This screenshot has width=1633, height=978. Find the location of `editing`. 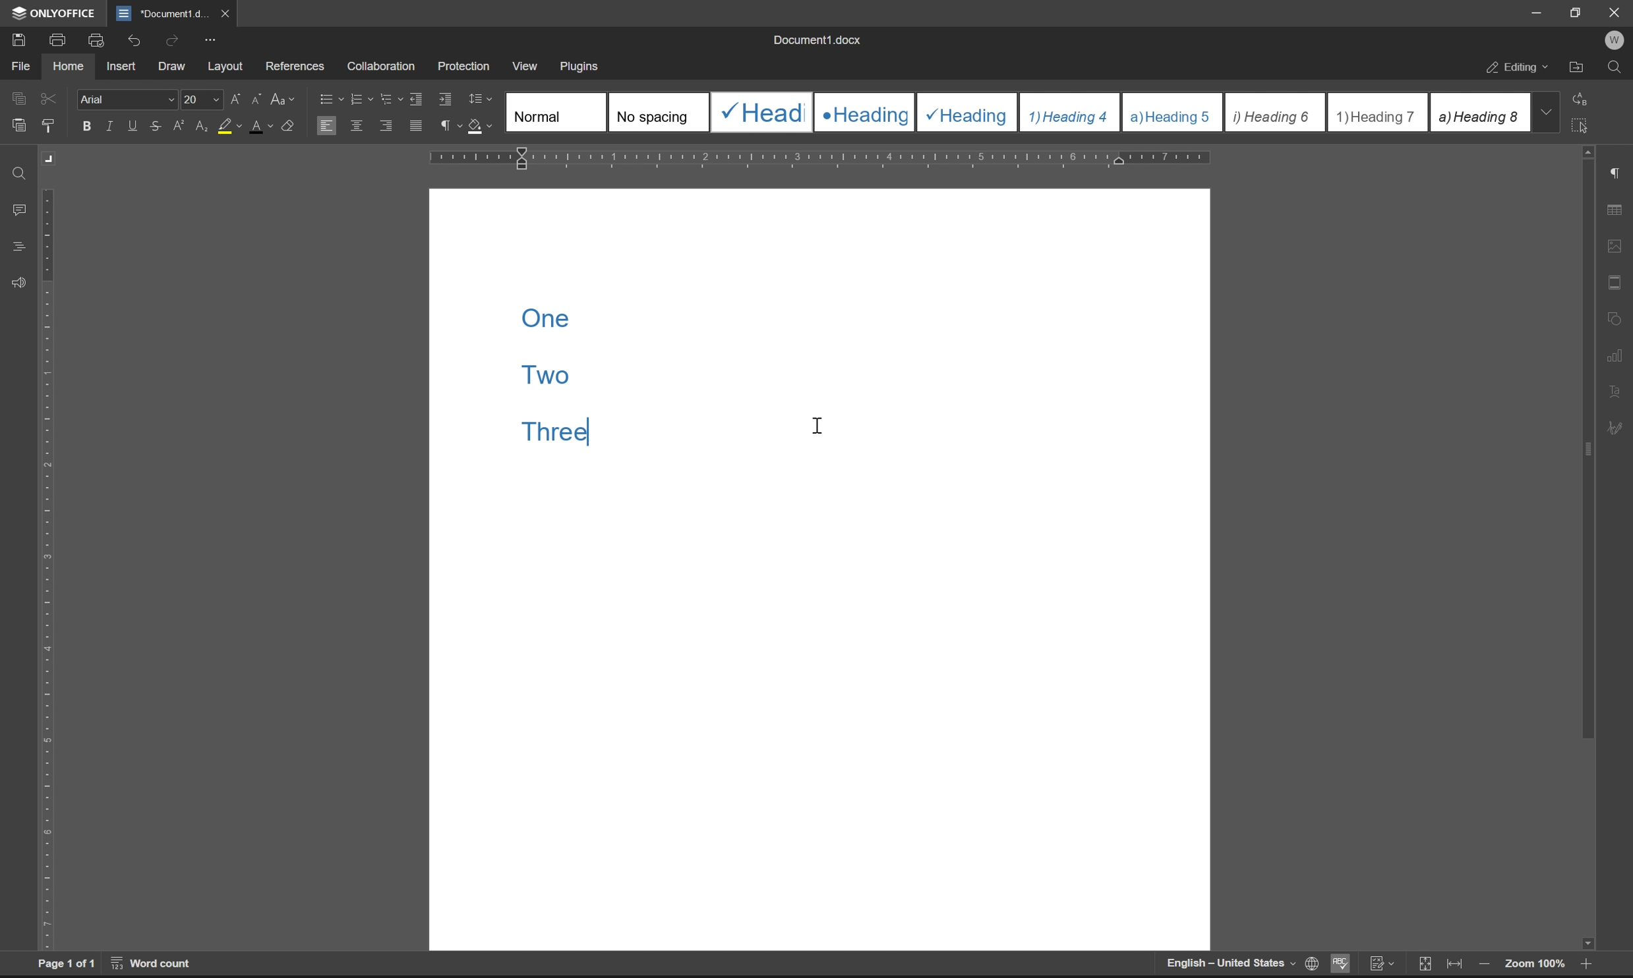

editing is located at coordinates (1519, 69).